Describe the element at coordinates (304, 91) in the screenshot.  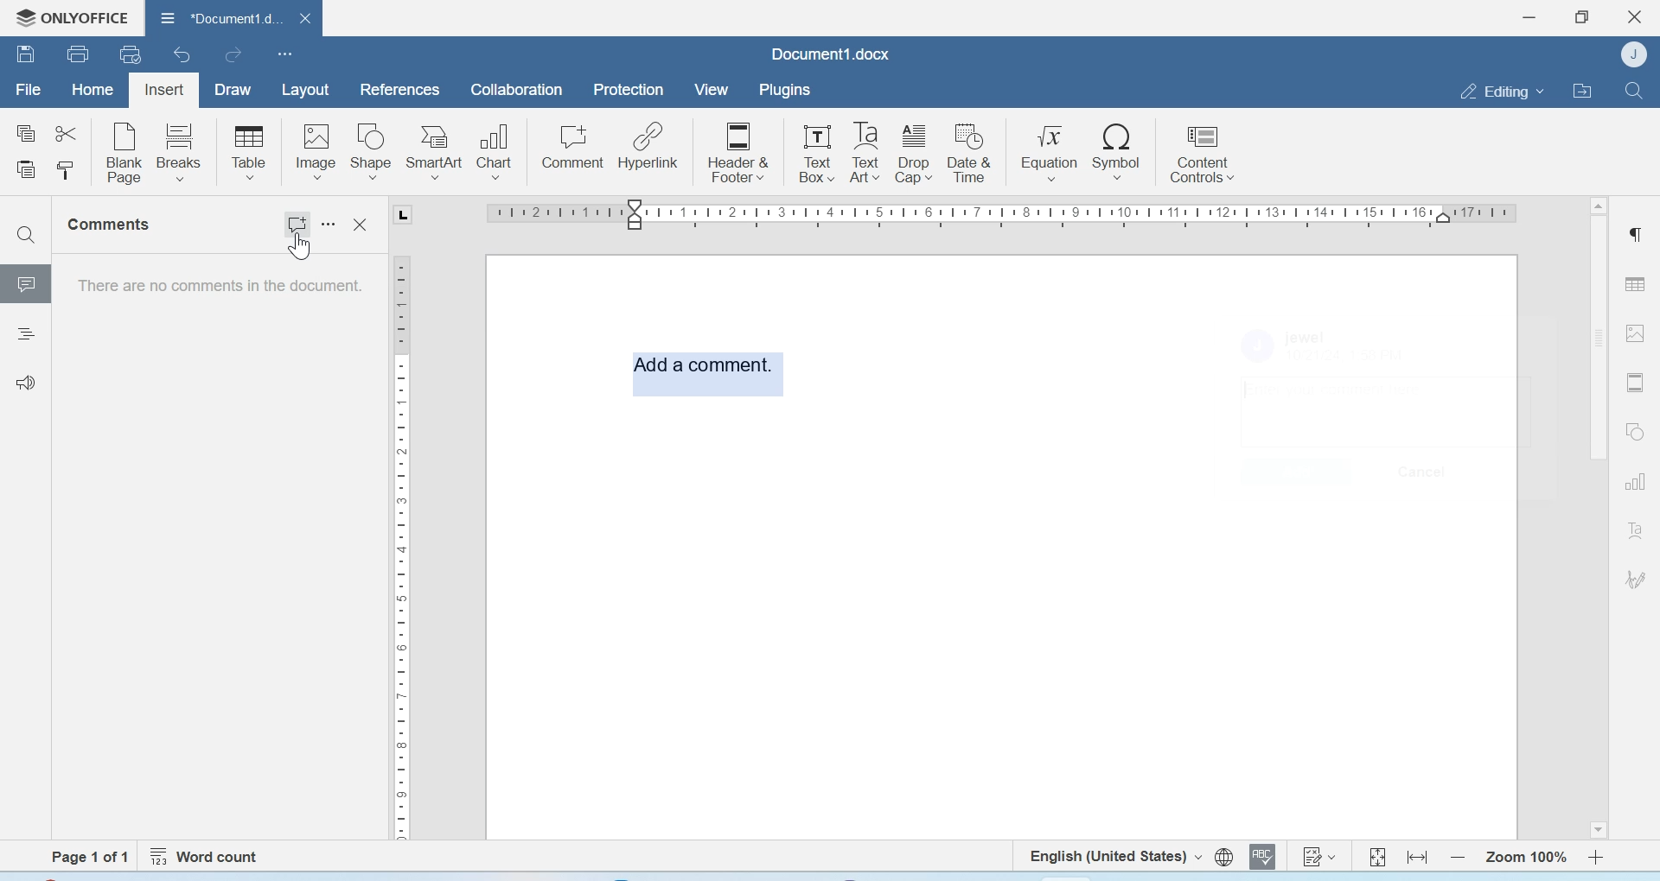
I see `Layout` at that location.